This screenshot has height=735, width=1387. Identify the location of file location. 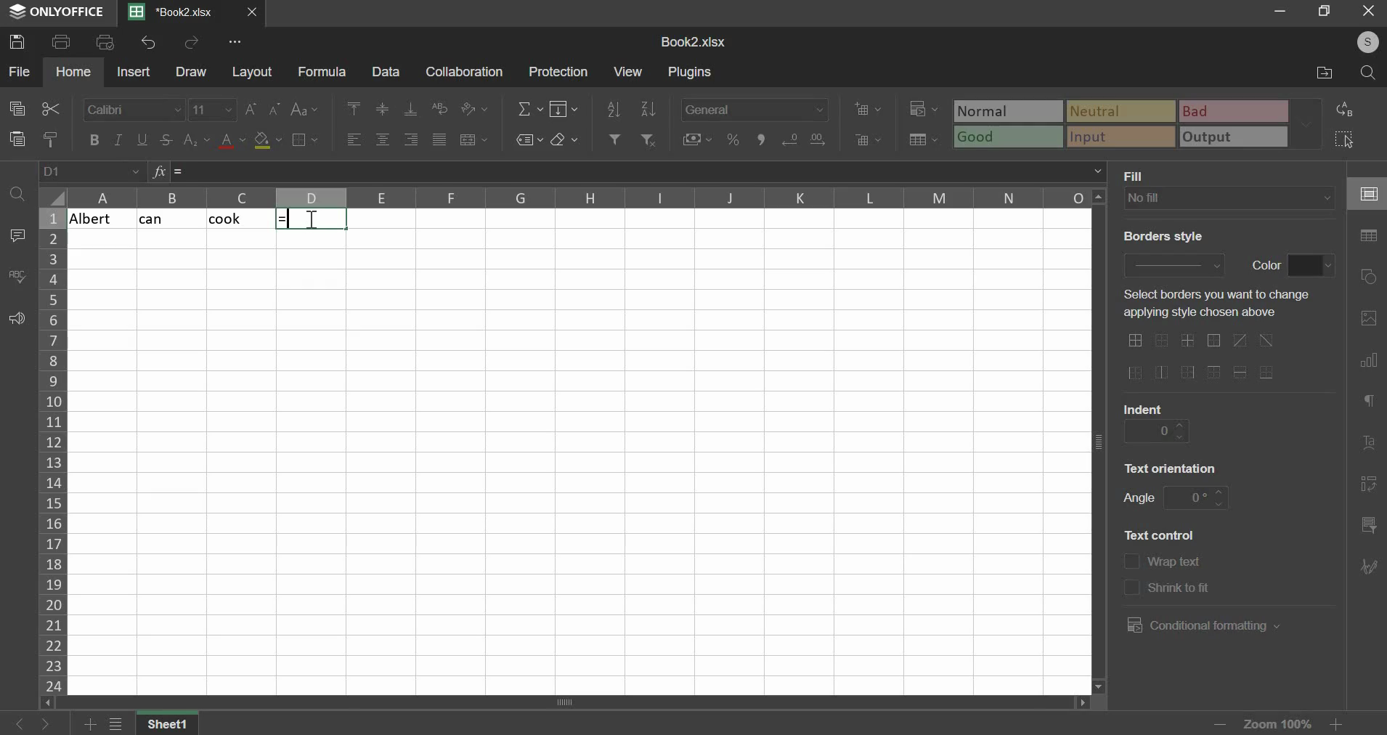
(1322, 74).